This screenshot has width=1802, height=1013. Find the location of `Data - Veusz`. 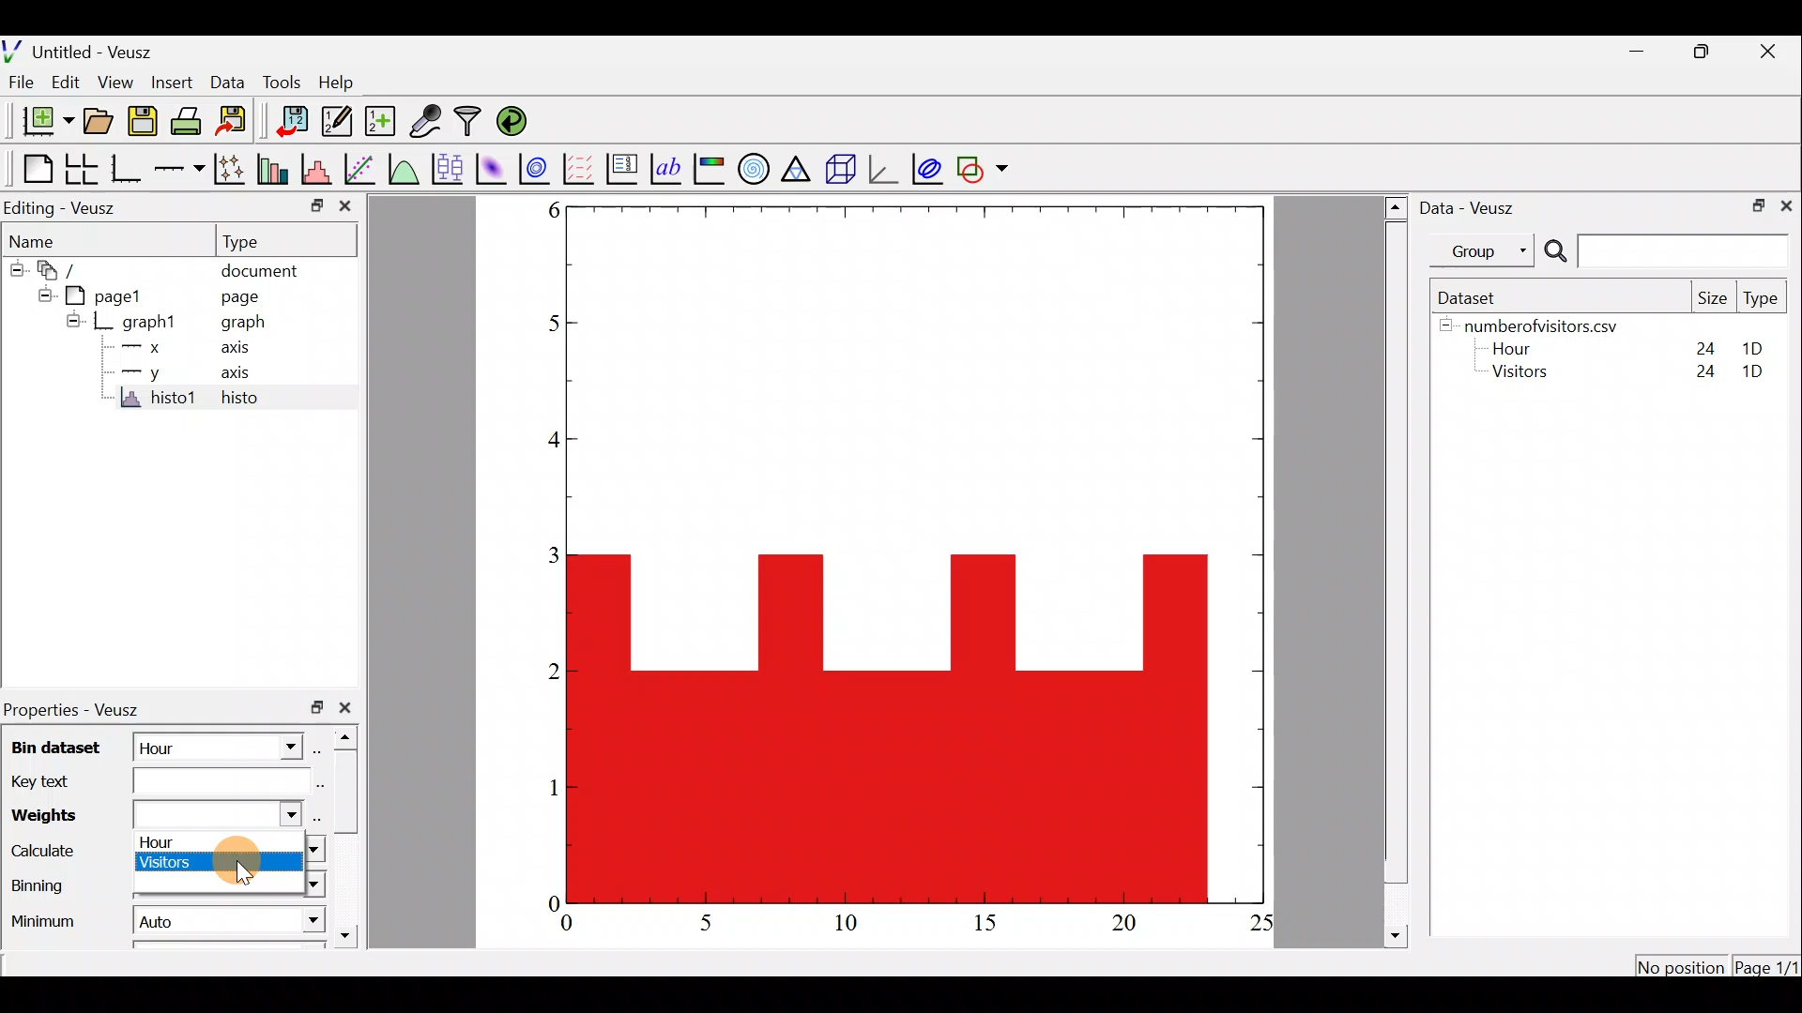

Data - Veusz is located at coordinates (1479, 211).